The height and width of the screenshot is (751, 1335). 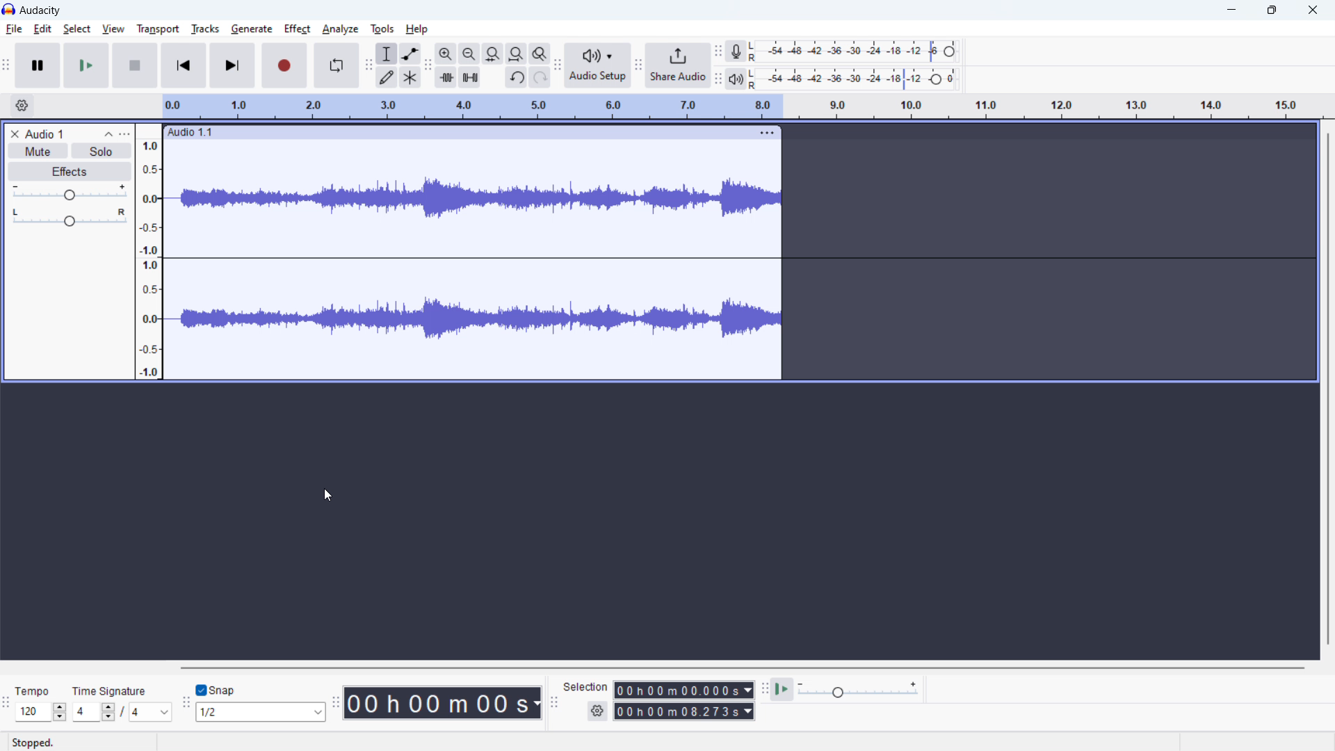 I want to click on playback meter toolbar, so click(x=718, y=77).